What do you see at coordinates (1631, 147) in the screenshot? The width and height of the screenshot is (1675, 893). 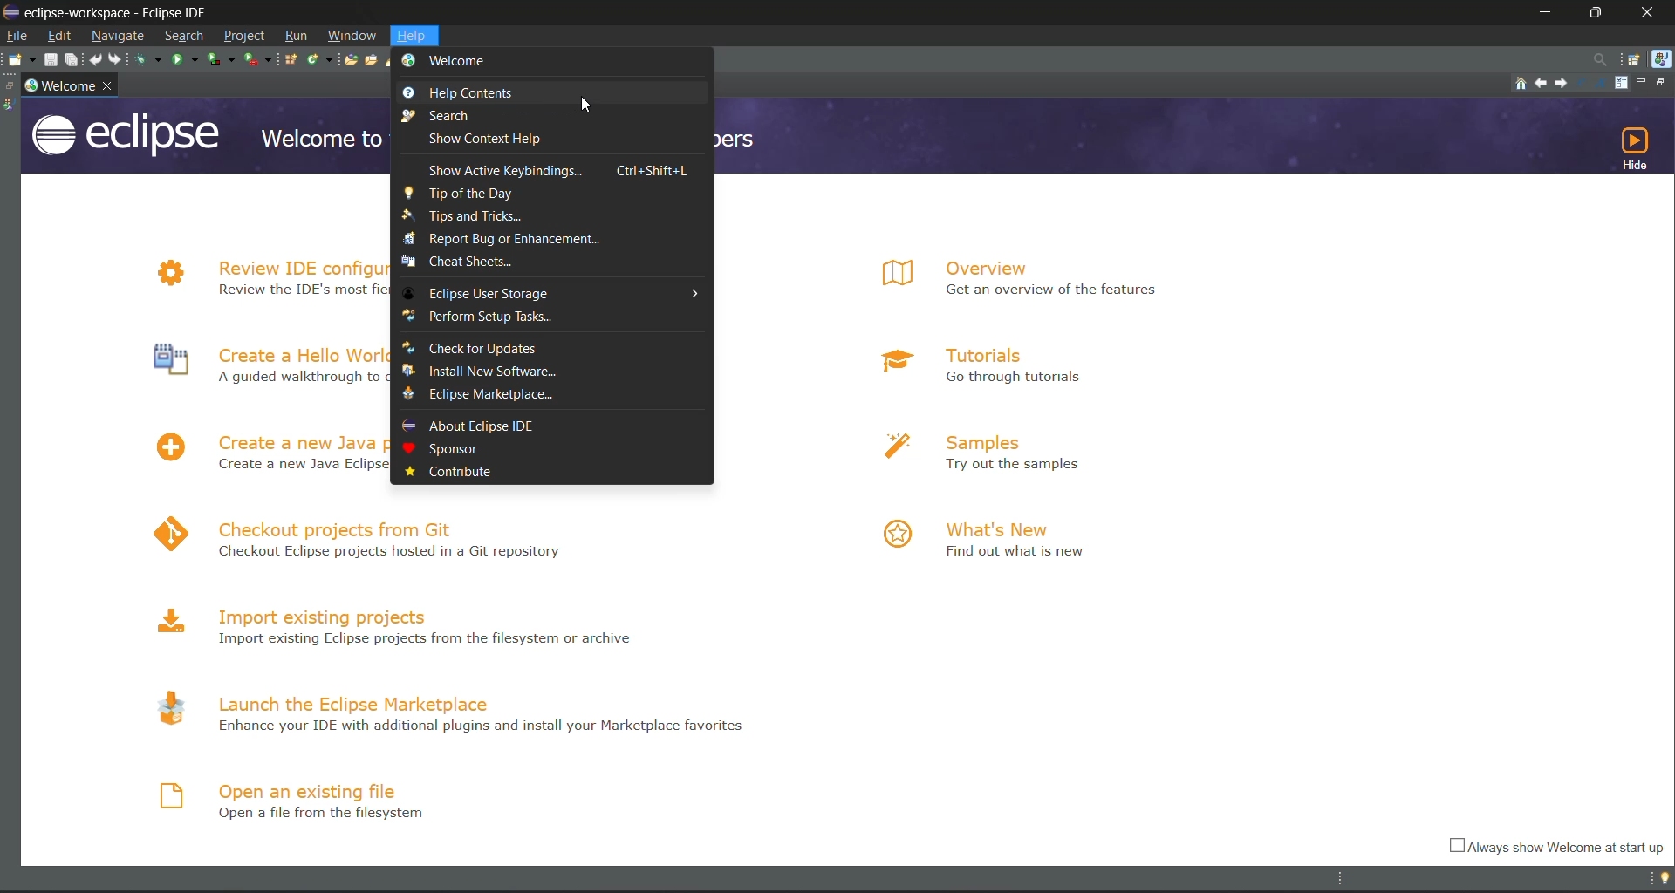 I see `hide` at bounding box center [1631, 147].